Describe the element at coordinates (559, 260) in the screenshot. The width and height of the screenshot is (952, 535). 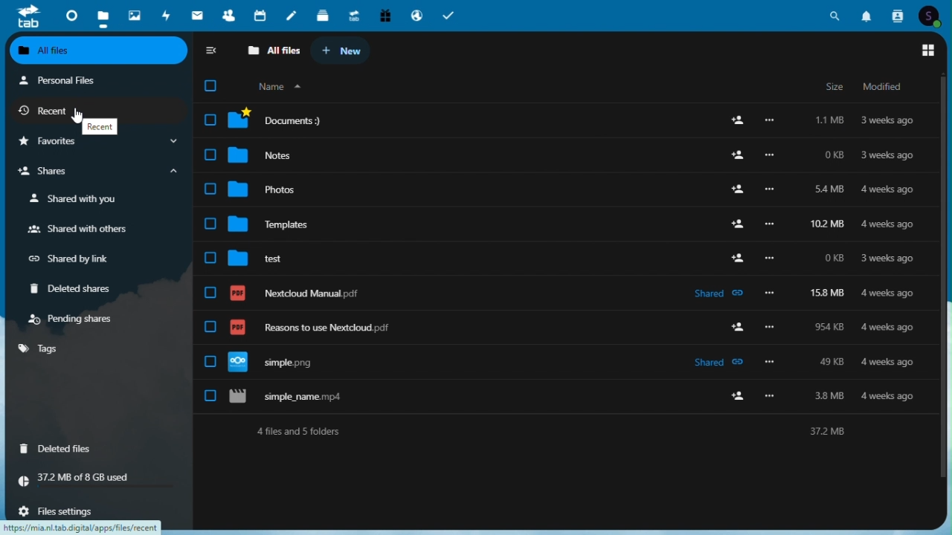
I see `test` at that location.